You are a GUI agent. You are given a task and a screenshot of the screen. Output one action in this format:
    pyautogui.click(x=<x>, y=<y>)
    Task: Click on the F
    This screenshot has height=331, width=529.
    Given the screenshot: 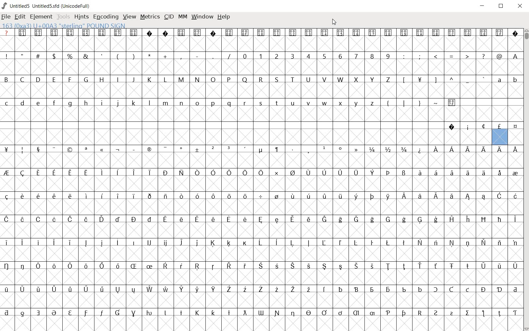 What is the action you would take?
    pyautogui.click(x=69, y=80)
    